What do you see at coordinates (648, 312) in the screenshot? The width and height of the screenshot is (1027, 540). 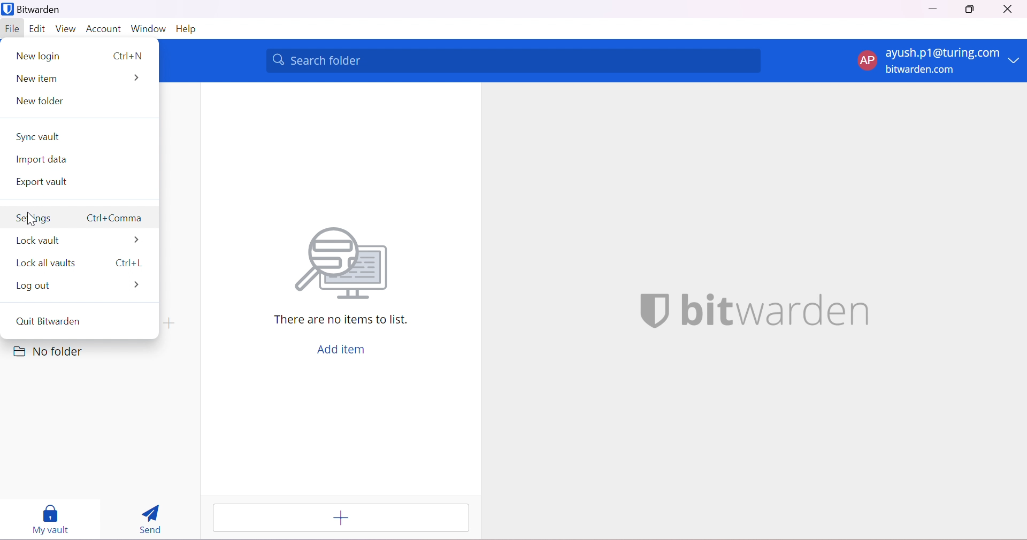 I see `bitwarden logo` at bounding box center [648, 312].